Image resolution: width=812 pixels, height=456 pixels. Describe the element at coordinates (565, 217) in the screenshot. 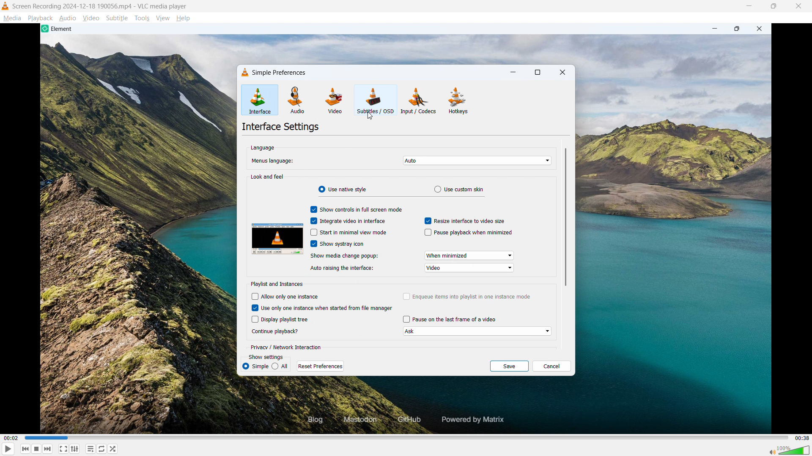

I see `Vertical scroll bar ` at that location.